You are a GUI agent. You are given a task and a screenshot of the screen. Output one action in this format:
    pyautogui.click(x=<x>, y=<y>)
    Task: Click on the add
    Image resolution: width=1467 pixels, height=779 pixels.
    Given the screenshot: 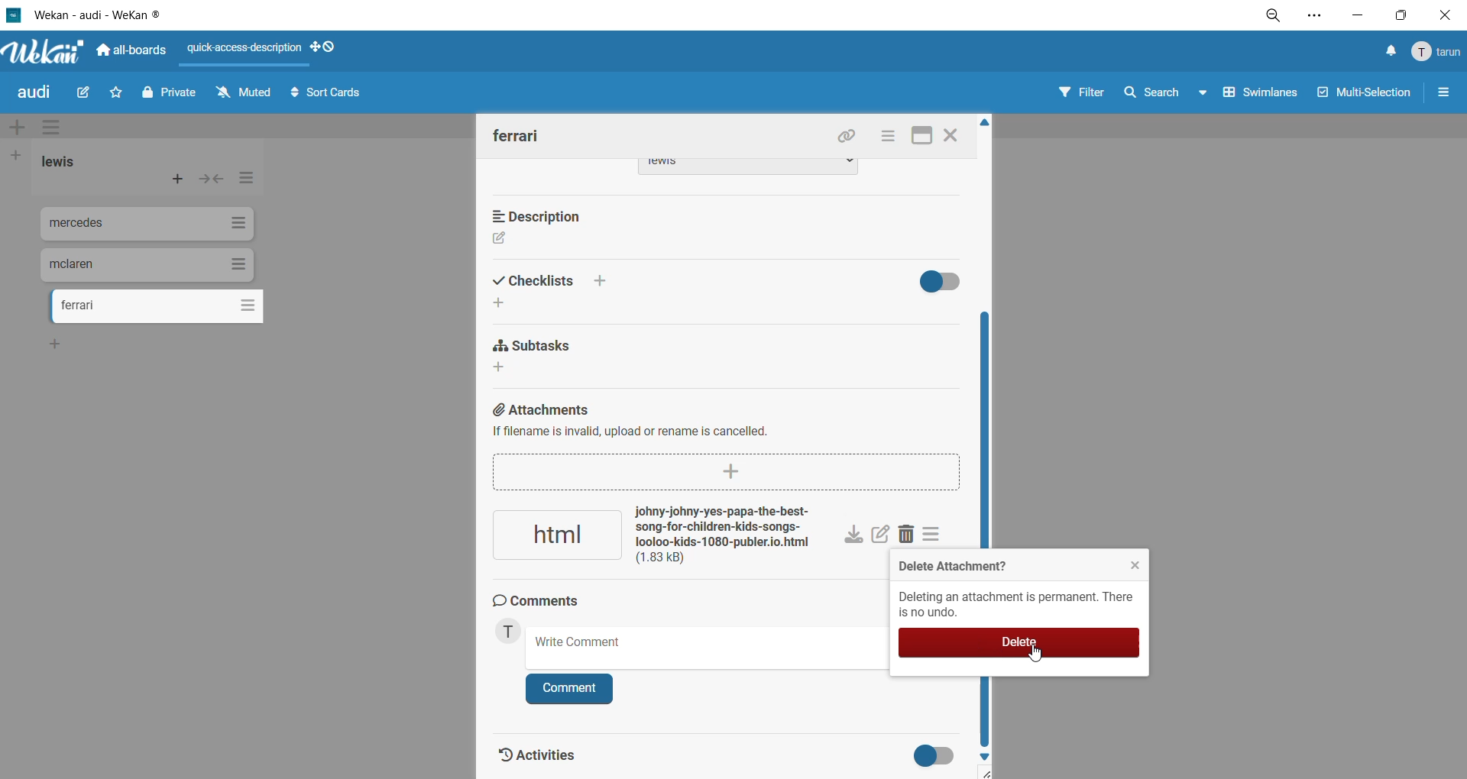 What is the action you would take?
    pyautogui.click(x=504, y=369)
    